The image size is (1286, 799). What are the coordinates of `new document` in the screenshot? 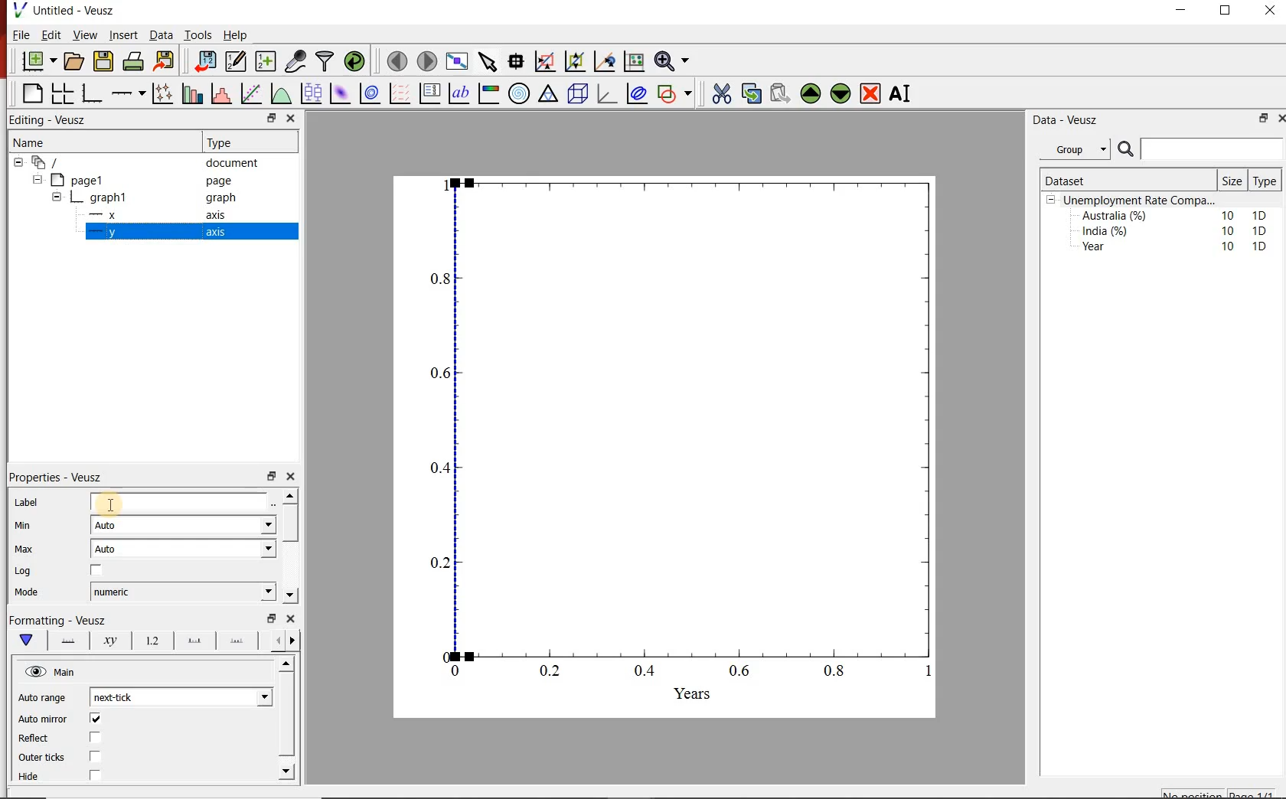 It's located at (40, 60).